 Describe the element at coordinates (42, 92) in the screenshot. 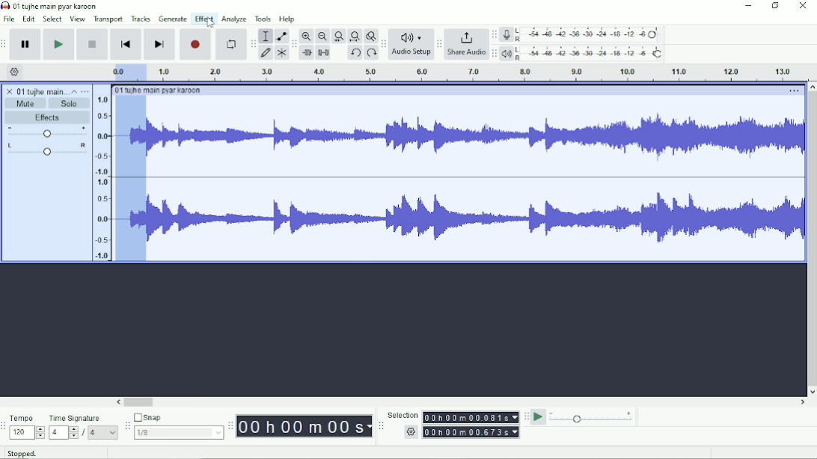

I see `01 tujhe main` at that location.